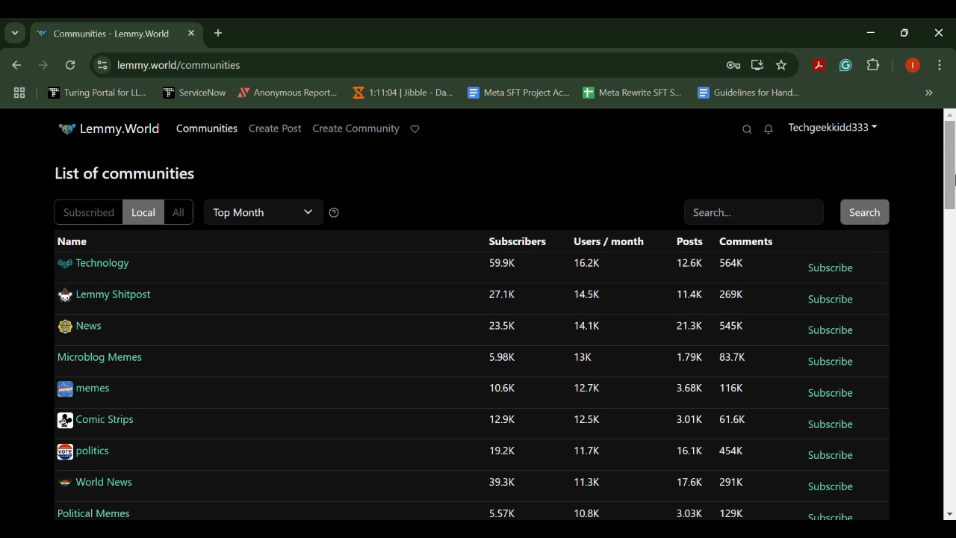 Image resolution: width=956 pixels, height=538 pixels. What do you see at coordinates (207, 128) in the screenshot?
I see `Communities` at bounding box center [207, 128].